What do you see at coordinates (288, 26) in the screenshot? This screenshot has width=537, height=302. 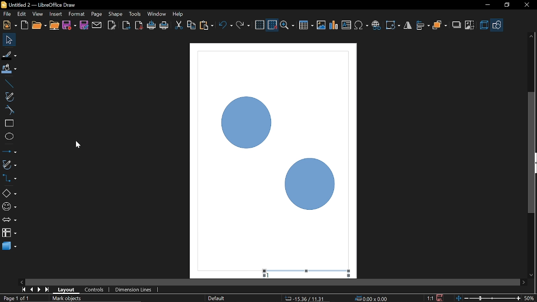 I see `Zoom` at bounding box center [288, 26].